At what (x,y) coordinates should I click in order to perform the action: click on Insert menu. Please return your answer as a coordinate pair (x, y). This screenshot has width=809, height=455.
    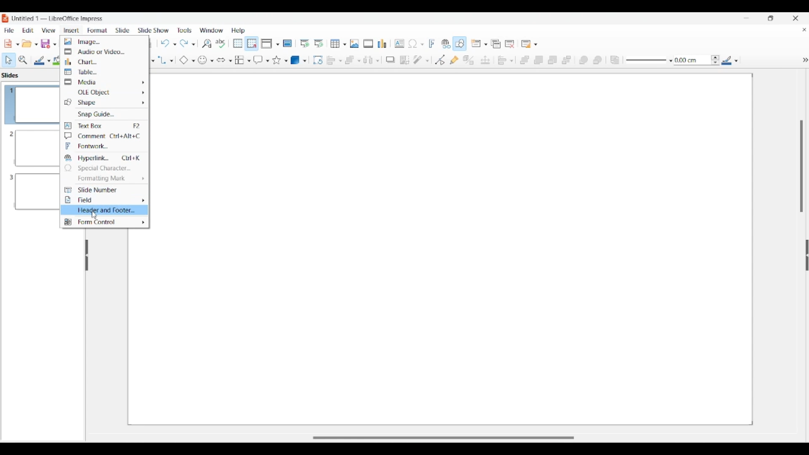
    Looking at the image, I should click on (71, 31).